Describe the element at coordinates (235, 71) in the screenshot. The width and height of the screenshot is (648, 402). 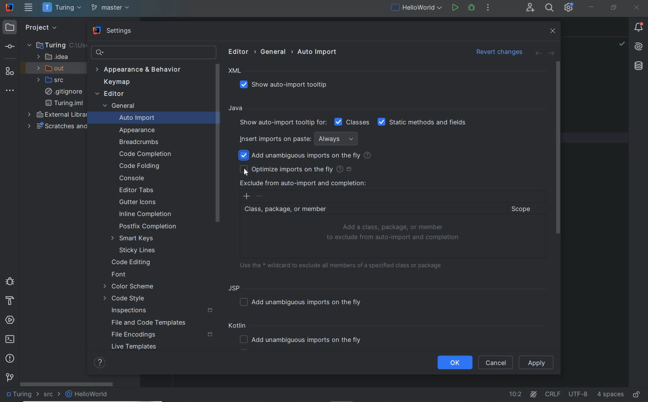
I see `XML` at that location.